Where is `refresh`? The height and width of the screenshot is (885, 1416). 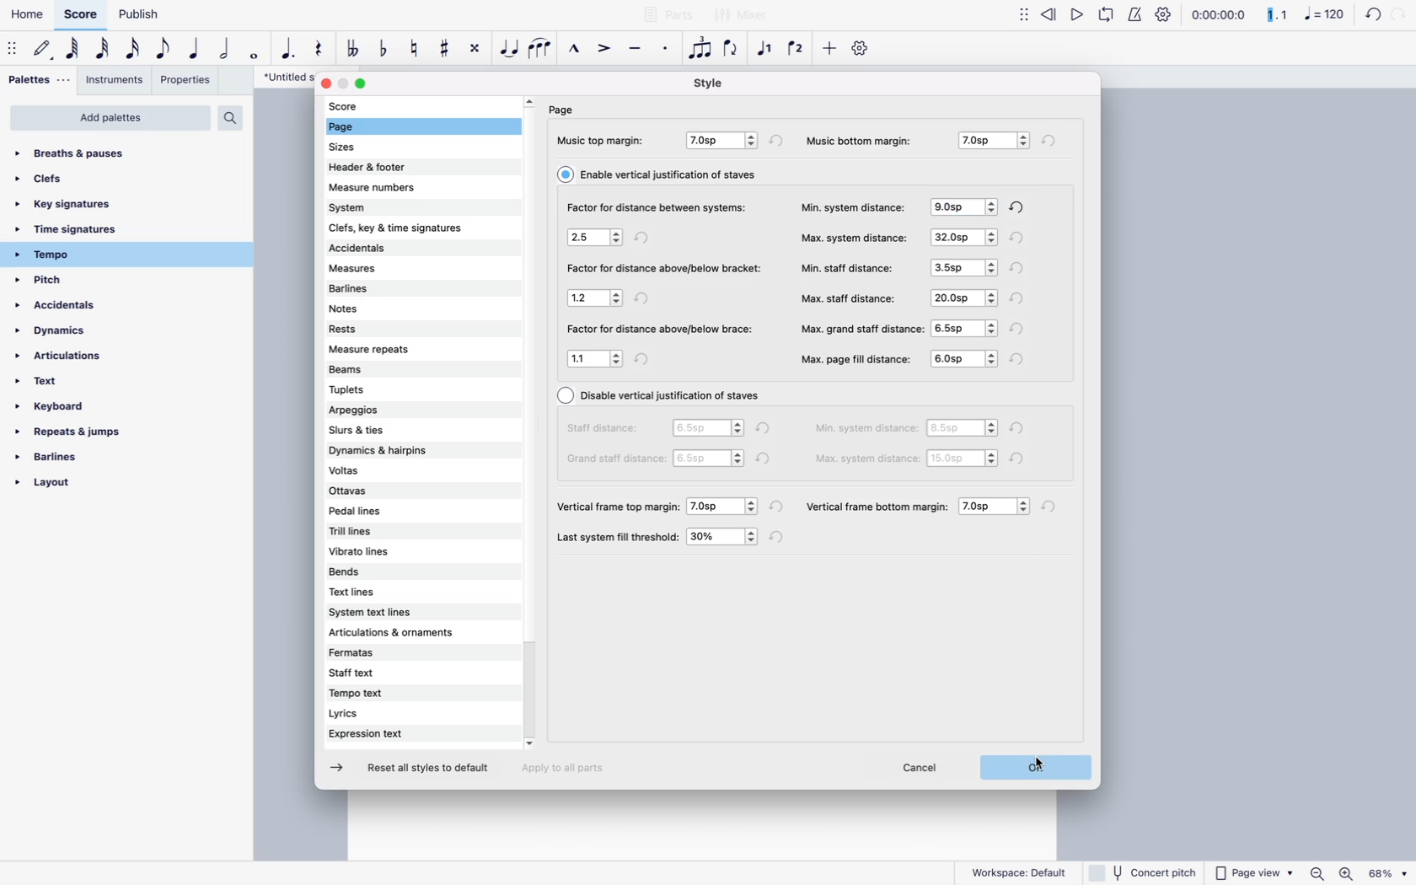
refresh is located at coordinates (1378, 15).